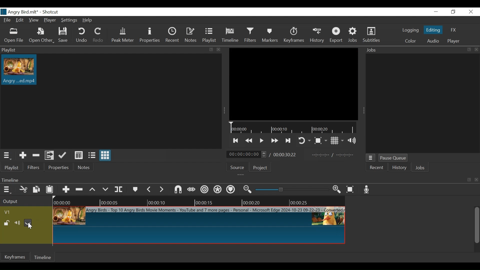 Image resolution: width=480 pixels, height=270 pixels. What do you see at coordinates (81, 35) in the screenshot?
I see `Undo` at bounding box center [81, 35].